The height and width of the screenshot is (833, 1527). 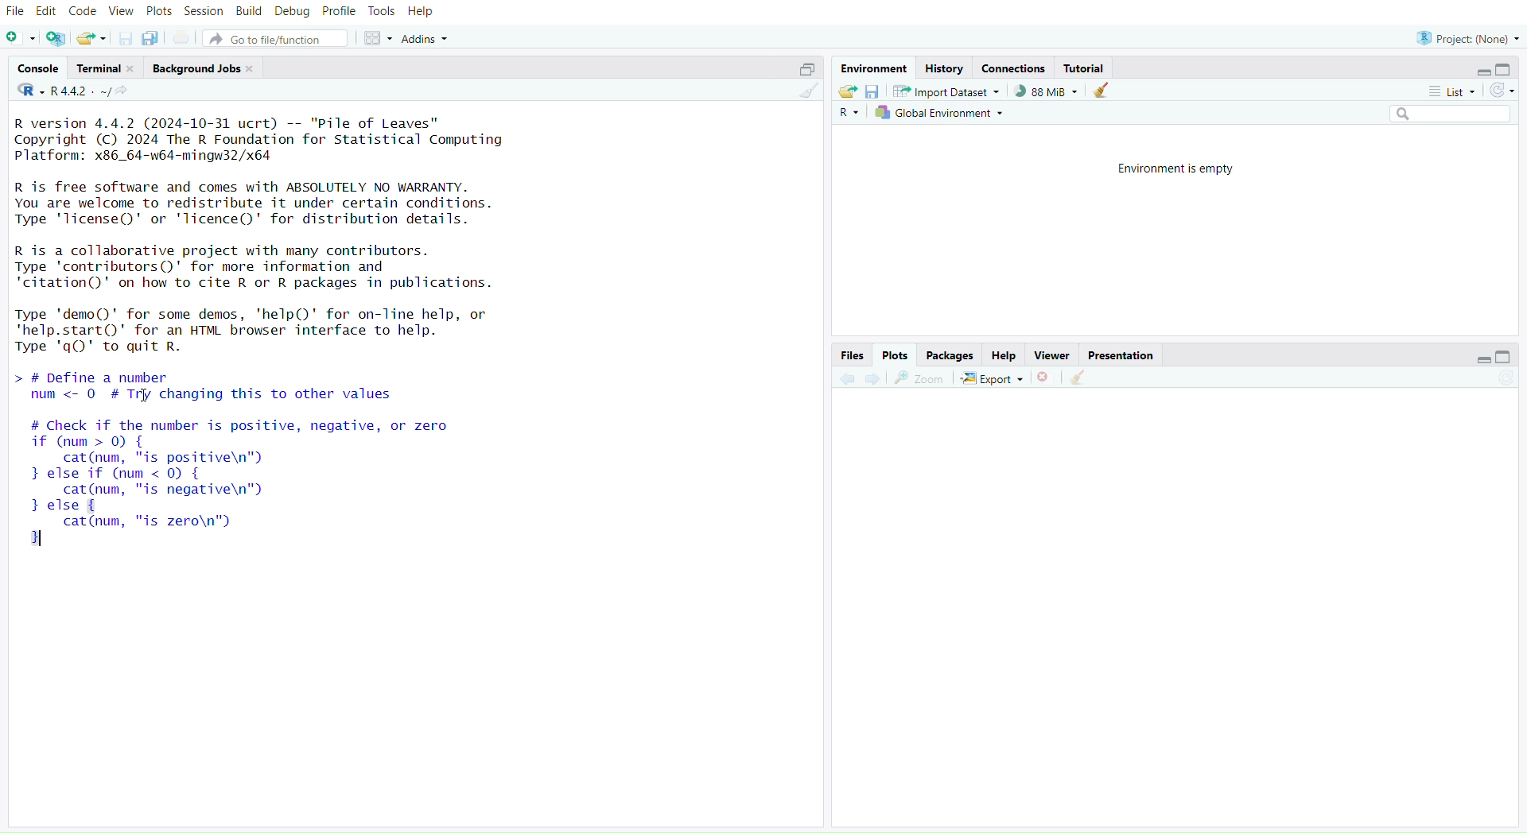 I want to click on files, so click(x=849, y=355).